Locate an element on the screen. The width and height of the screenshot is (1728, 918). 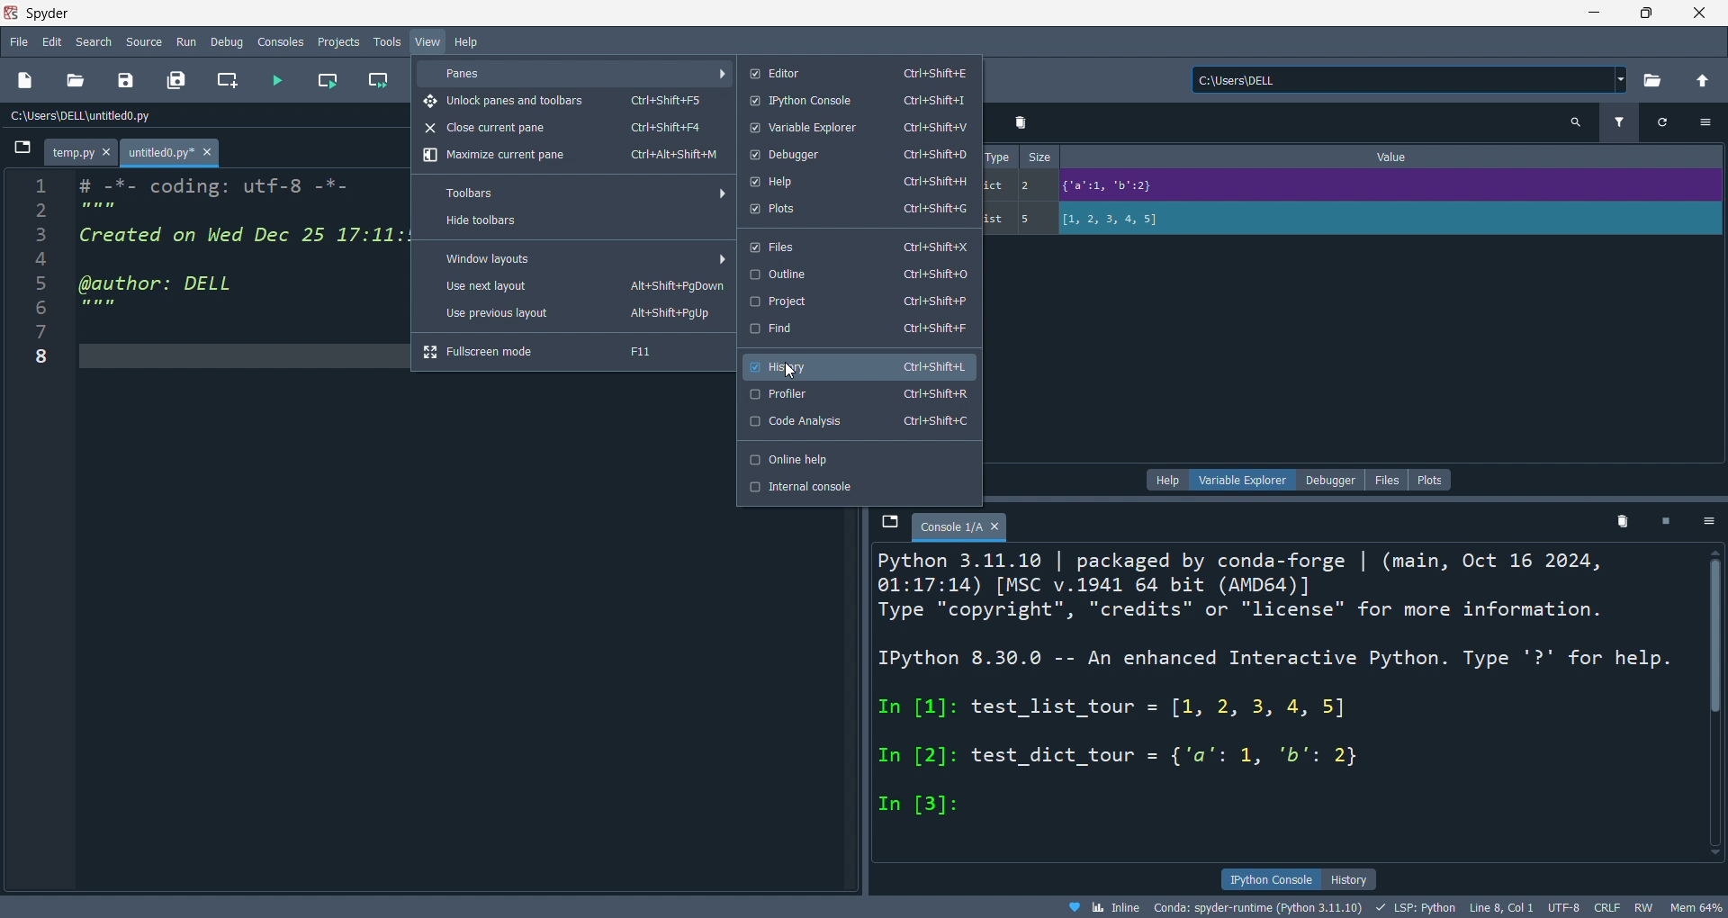
browse tabs is located at coordinates (21, 152).